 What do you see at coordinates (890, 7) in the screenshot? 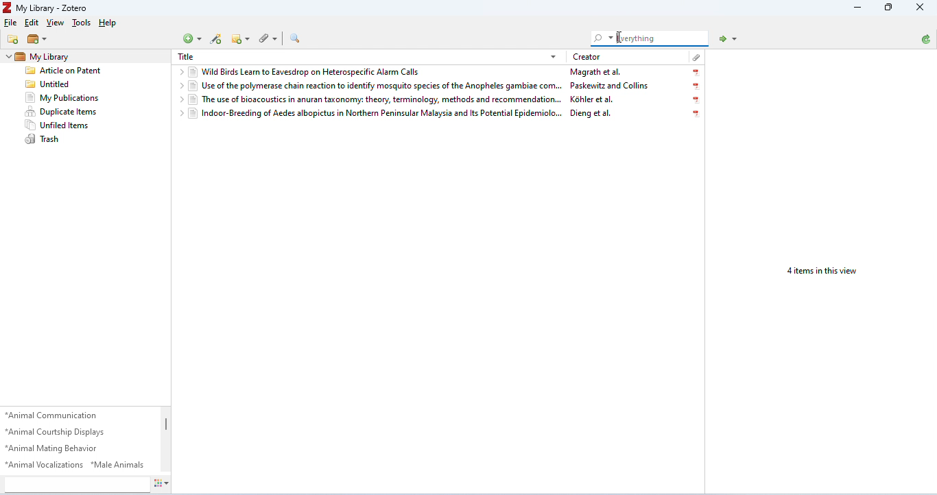
I see `Minimize` at bounding box center [890, 7].